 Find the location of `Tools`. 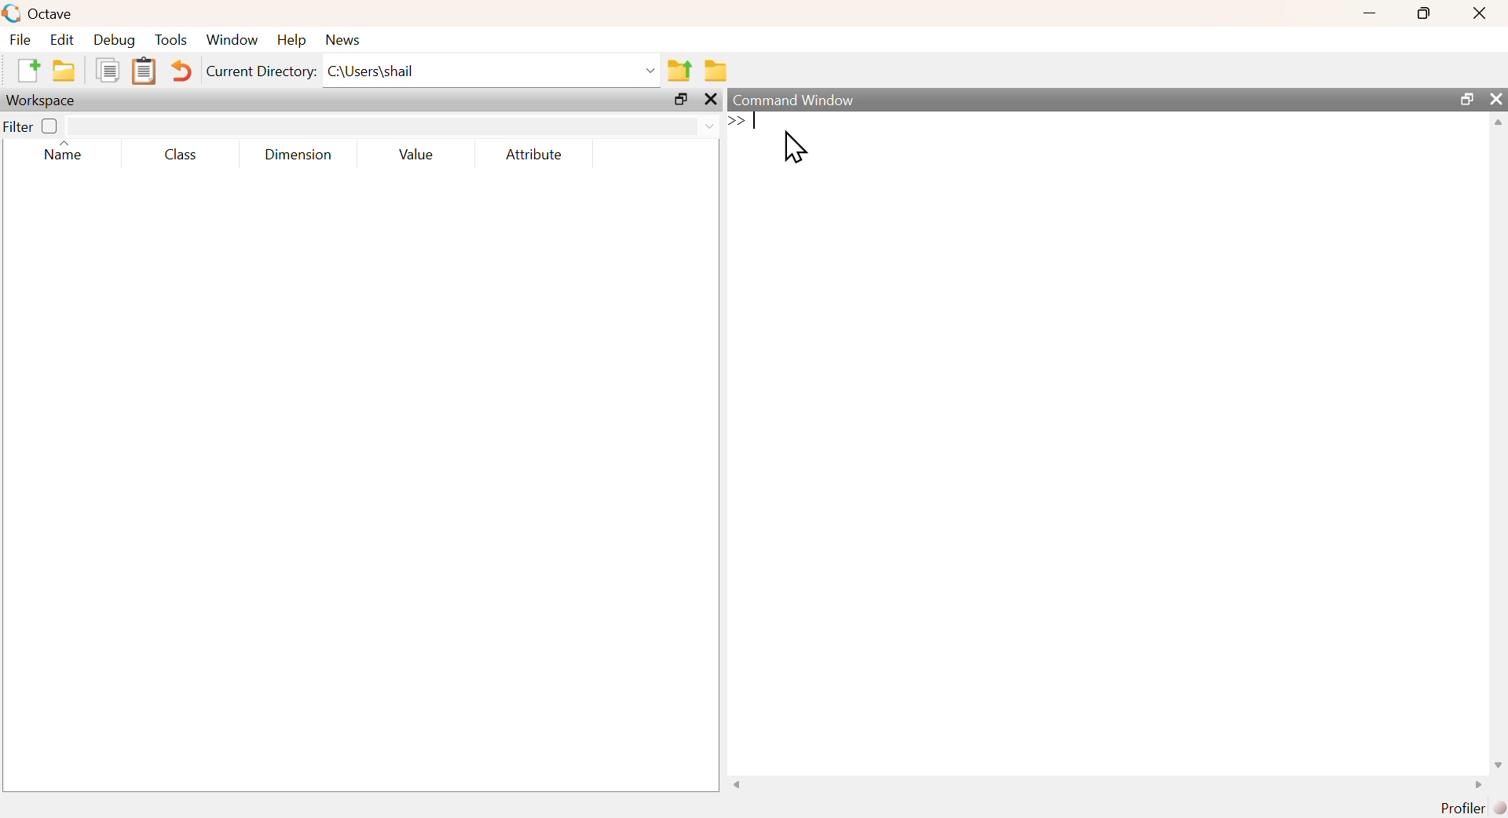

Tools is located at coordinates (172, 40).